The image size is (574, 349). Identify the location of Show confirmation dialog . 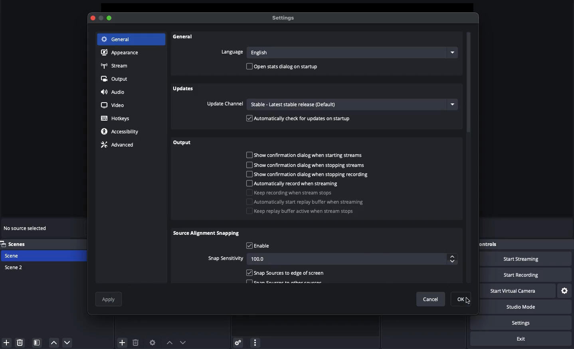
(308, 165).